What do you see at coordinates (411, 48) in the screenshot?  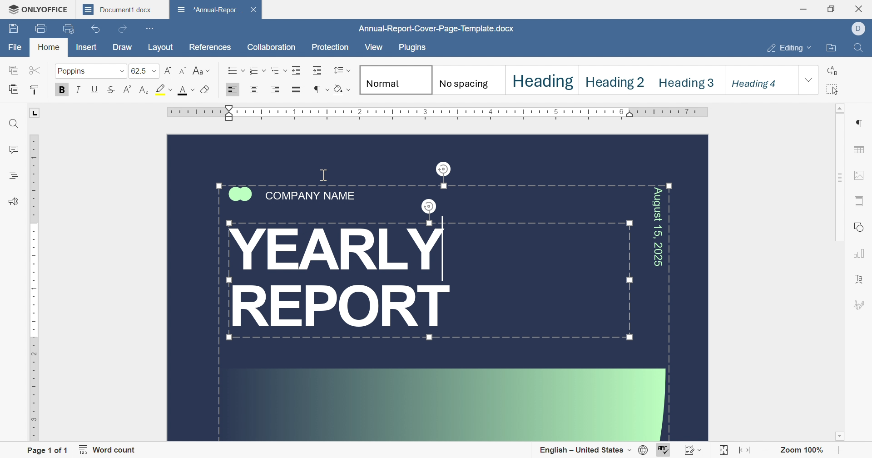 I see `plugins` at bounding box center [411, 48].